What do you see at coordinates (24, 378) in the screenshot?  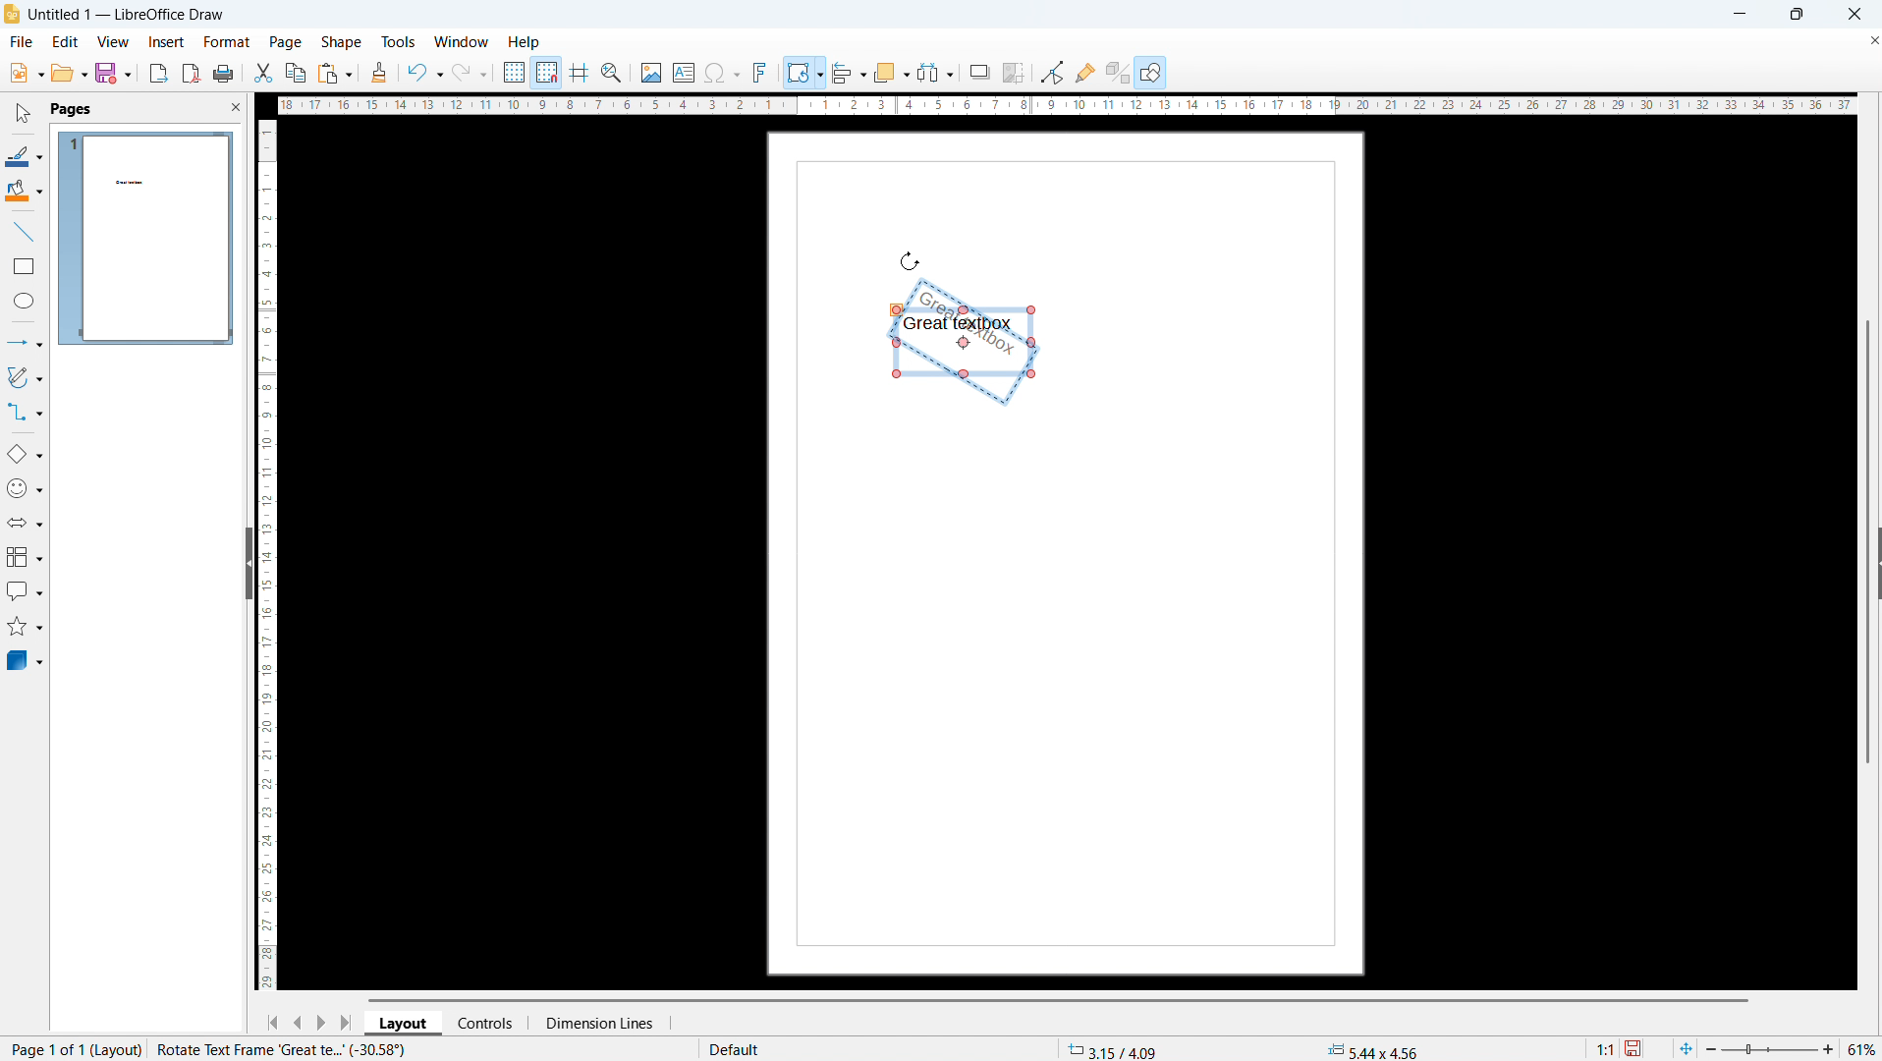 I see `curves and polygons` at bounding box center [24, 378].